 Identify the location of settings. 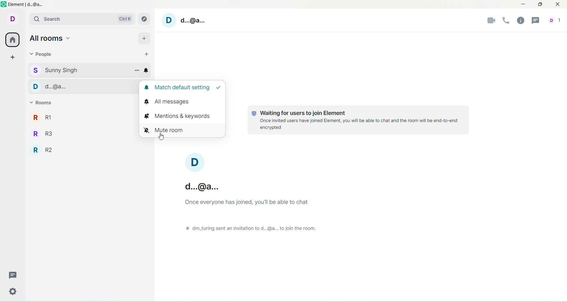
(14, 291).